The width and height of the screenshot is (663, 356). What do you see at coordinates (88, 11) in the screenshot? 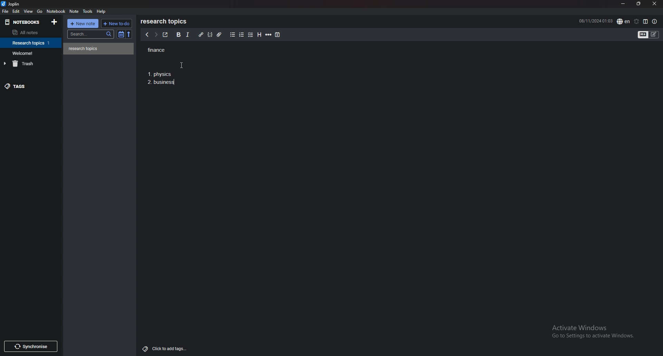
I see `tools` at bounding box center [88, 11].